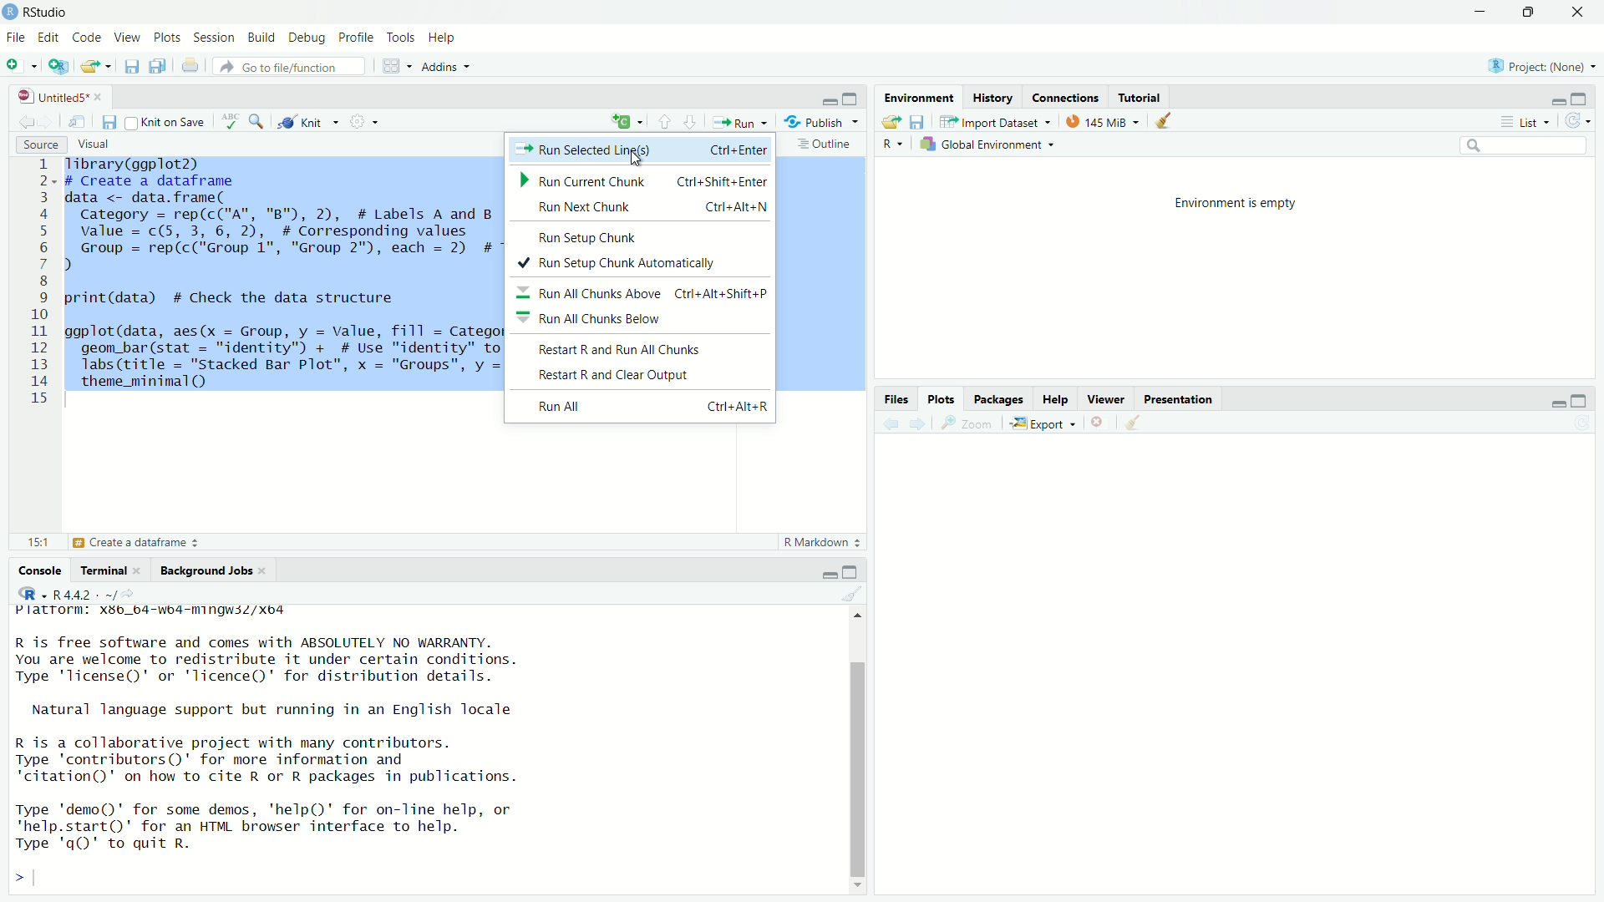  I want to click on Refresh the list of objects in the environment, so click(1580, 119).